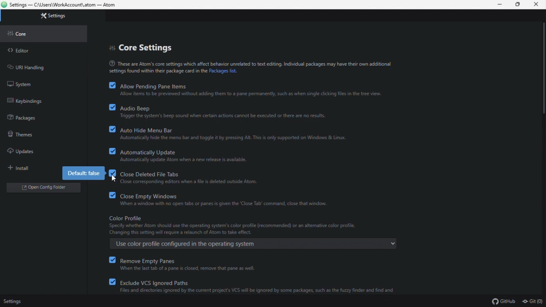 The image size is (546, 307). What do you see at coordinates (227, 111) in the screenshot?
I see `audio beep` at bounding box center [227, 111].